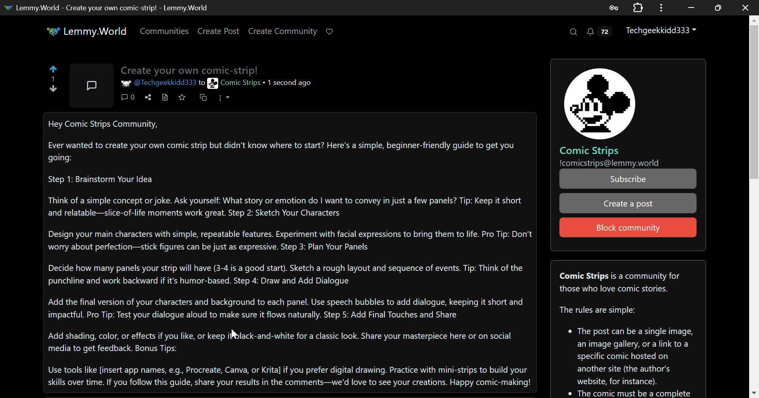  Describe the element at coordinates (93, 84) in the screenshot. I see `Community Post Icon` at that location.